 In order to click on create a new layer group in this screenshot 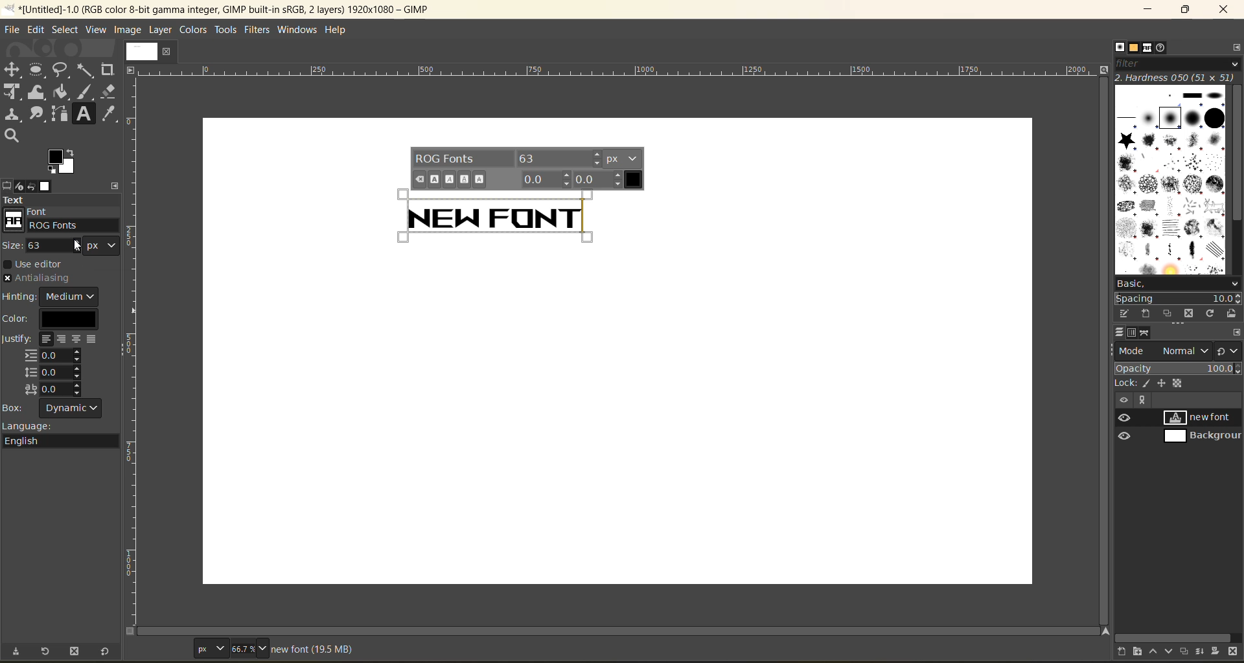, I will do `click(1139, 652)`.